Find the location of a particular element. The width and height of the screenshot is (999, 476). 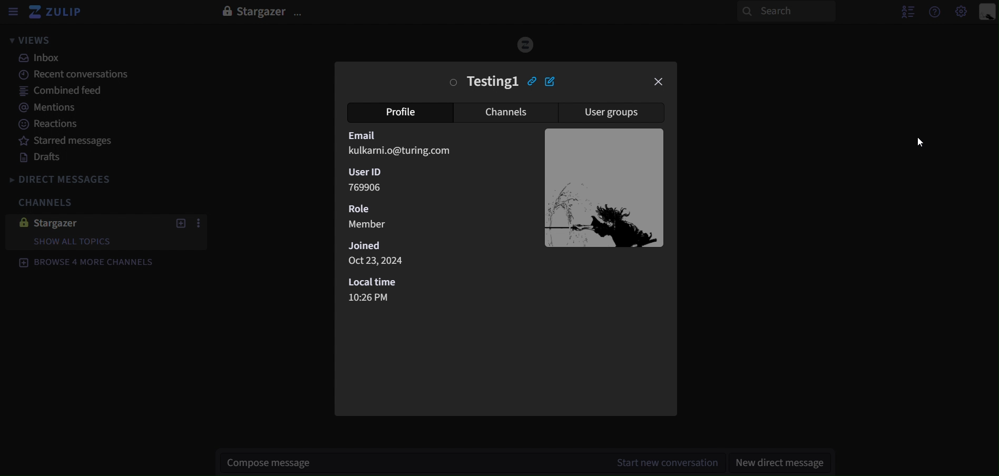

channels is located at coordinates (50, 203).